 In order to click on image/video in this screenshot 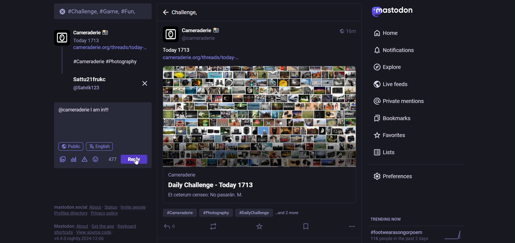, I will do `click(60, 159)`.